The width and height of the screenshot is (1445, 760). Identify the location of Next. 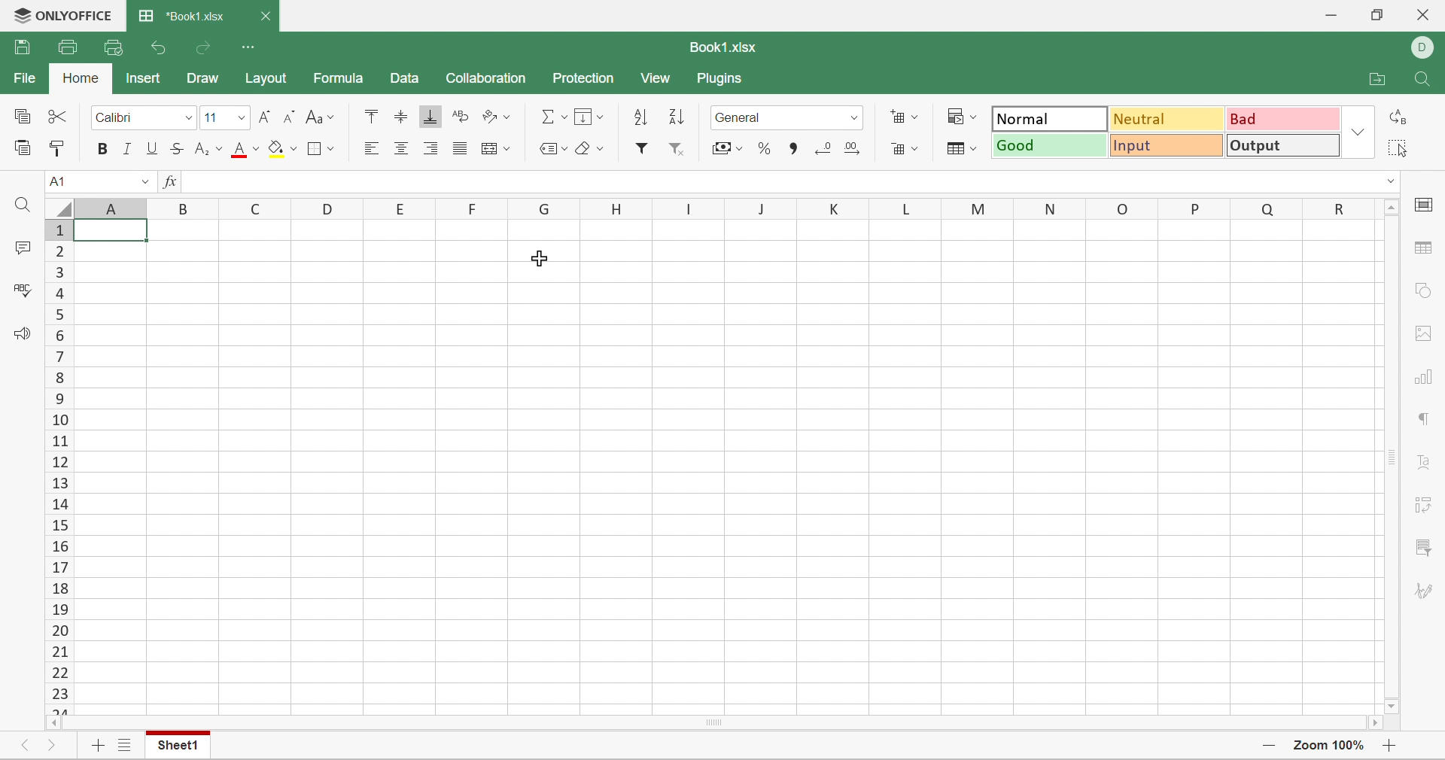
(49, 748).